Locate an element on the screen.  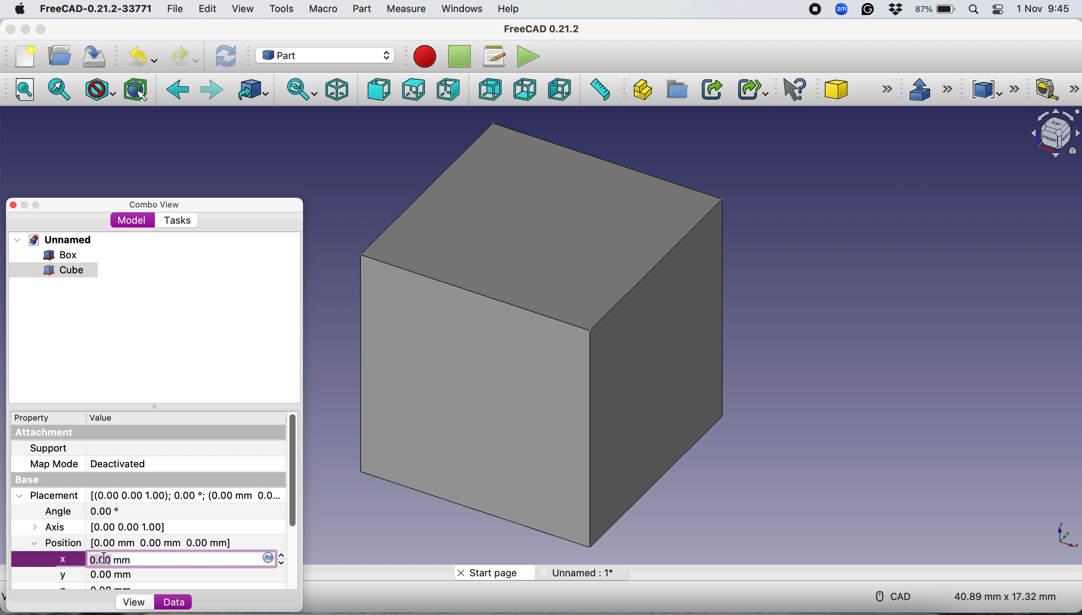
View is located at coordinates (242, 9).